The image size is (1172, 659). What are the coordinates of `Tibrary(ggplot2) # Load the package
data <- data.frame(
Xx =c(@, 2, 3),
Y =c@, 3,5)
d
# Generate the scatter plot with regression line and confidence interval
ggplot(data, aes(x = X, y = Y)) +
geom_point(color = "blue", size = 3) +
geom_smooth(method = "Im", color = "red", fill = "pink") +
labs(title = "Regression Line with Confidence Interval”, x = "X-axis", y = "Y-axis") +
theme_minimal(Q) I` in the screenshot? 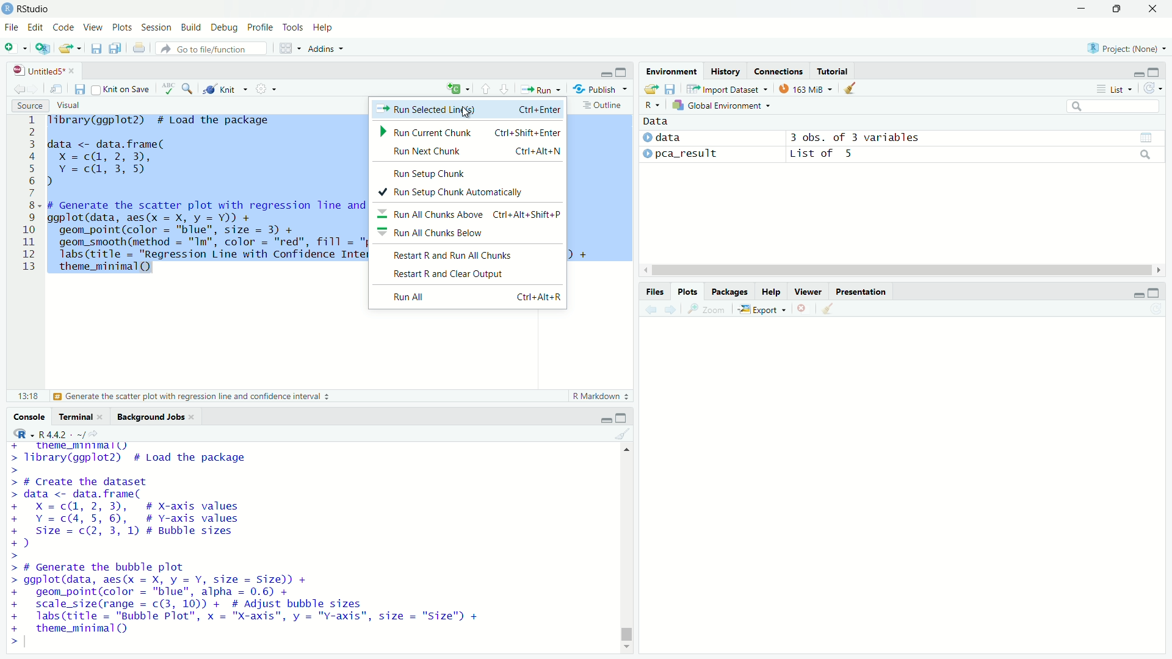 It's located at (207, 197).